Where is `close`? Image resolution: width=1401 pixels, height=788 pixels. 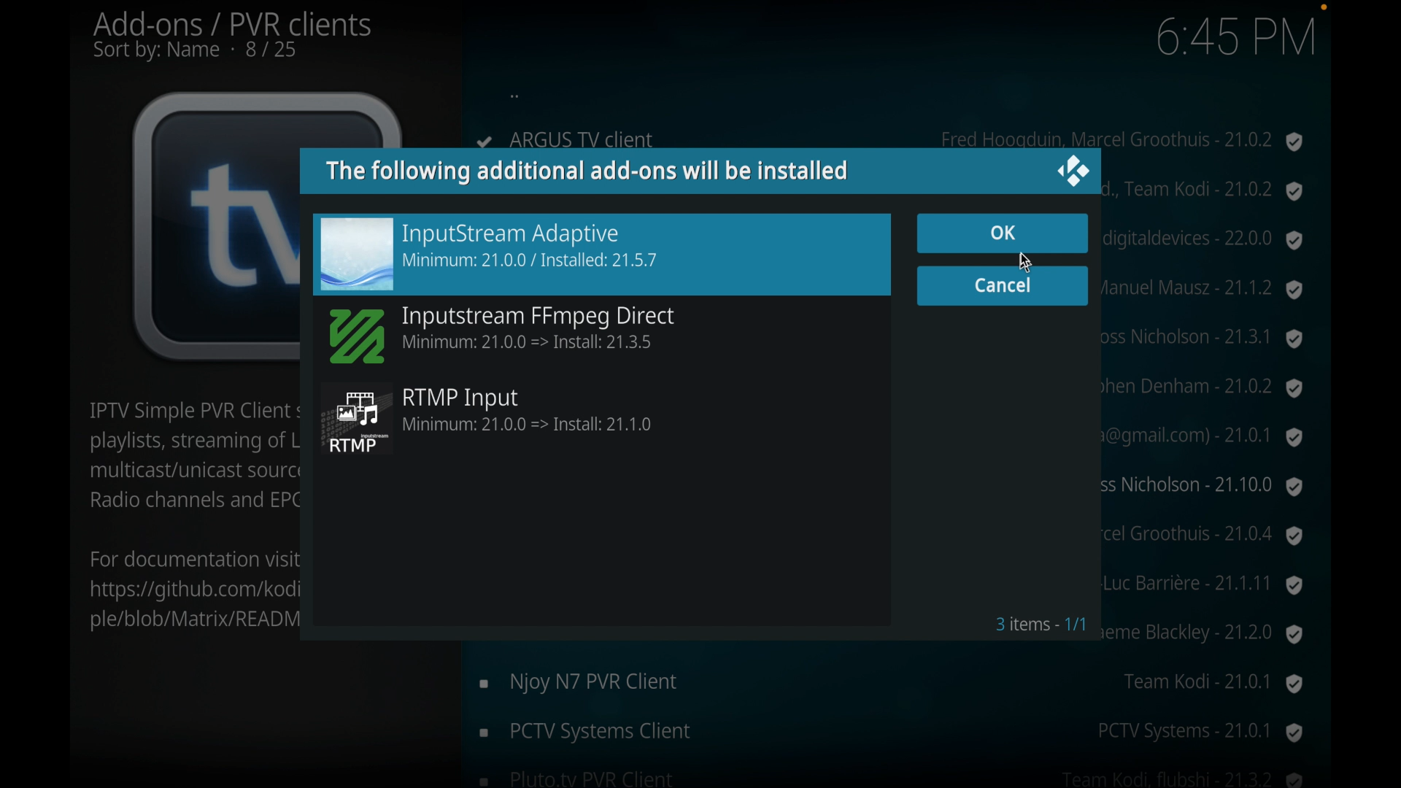
close is located at coordinates (1073, 171).